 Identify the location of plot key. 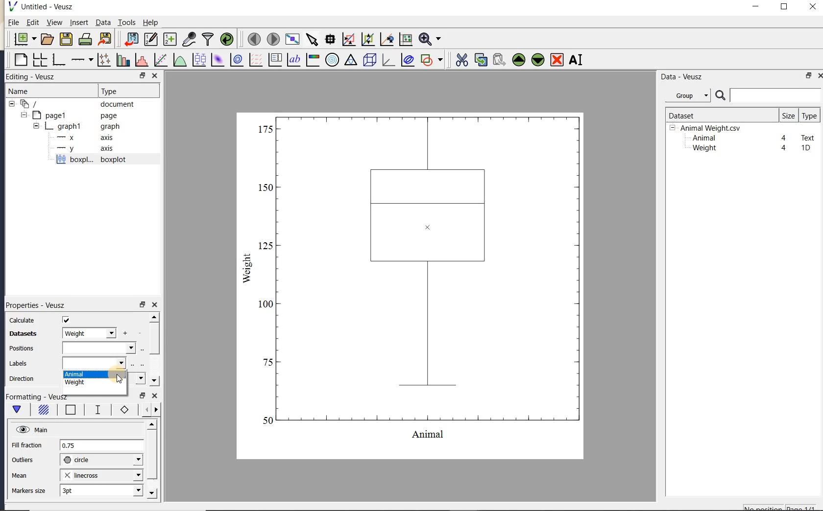
(274, 60).